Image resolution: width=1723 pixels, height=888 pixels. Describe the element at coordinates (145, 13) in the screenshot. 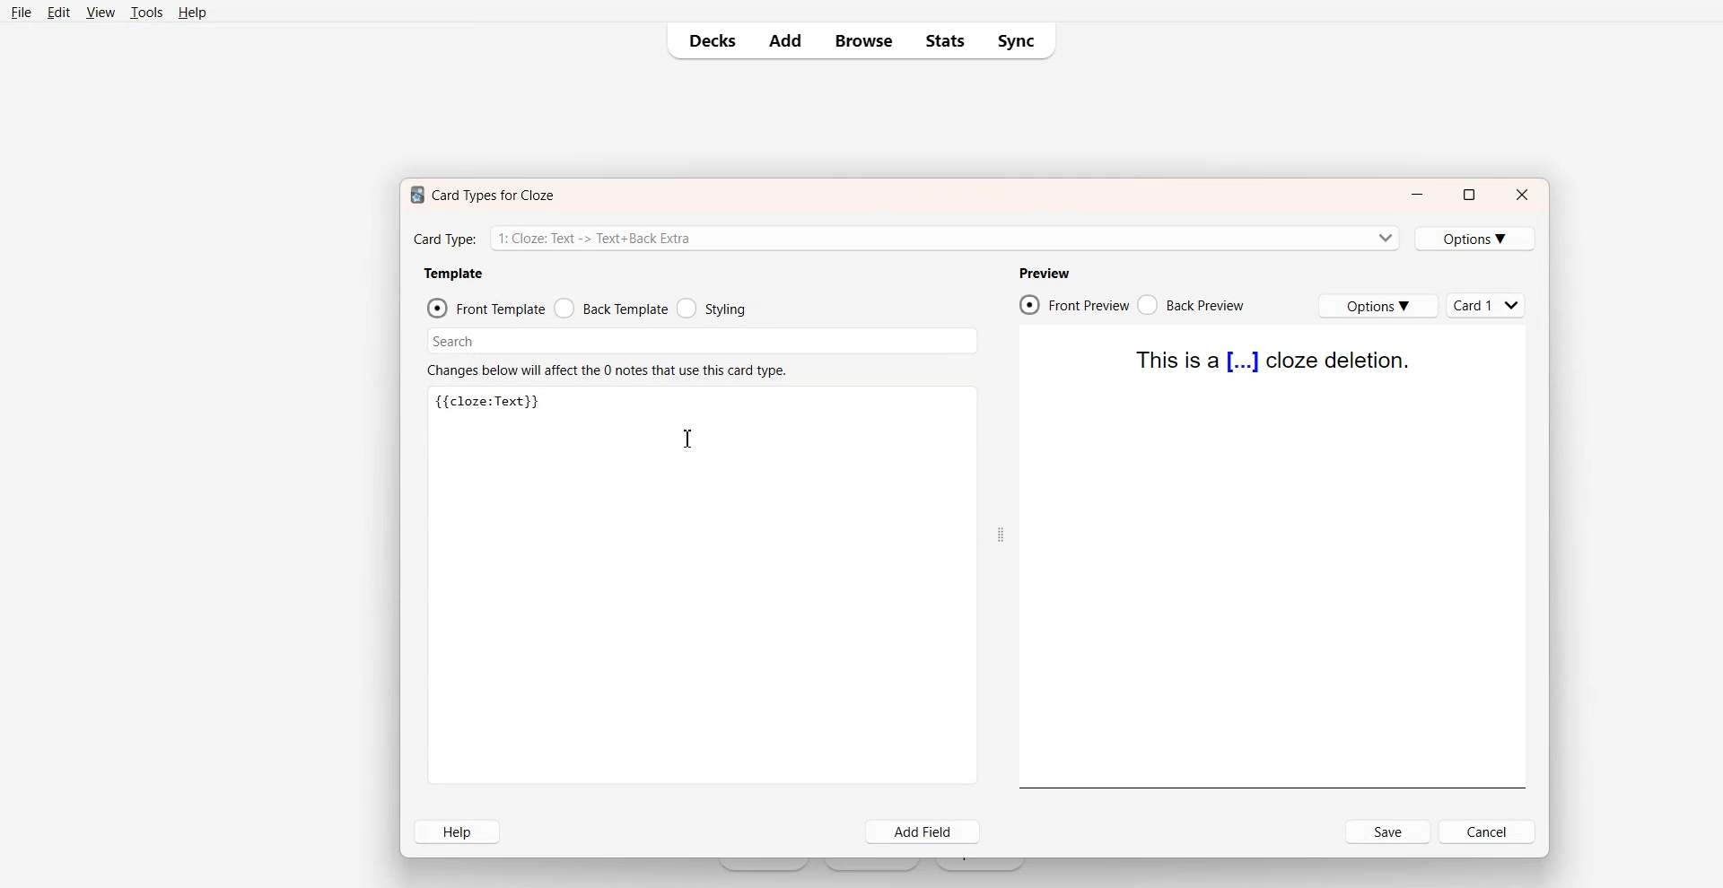

I see `Tools` at that location.